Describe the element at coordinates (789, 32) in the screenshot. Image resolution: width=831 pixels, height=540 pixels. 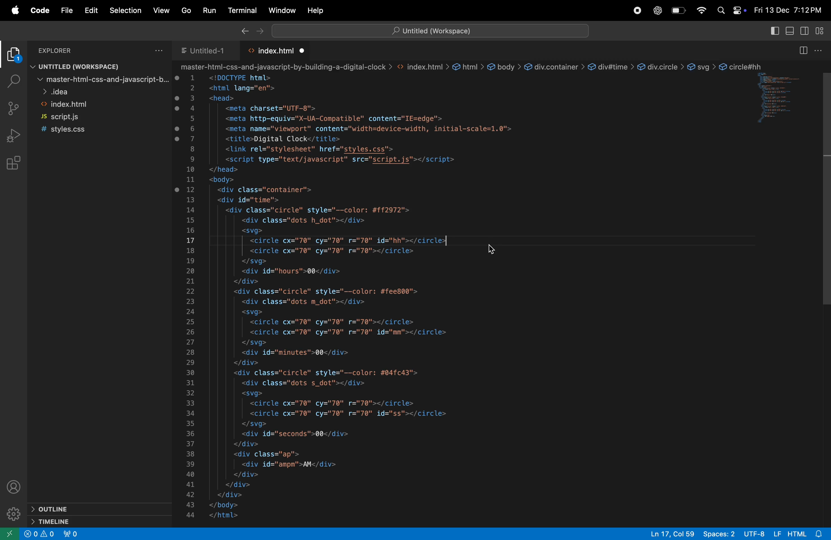
I see `toggle panel` at that location.